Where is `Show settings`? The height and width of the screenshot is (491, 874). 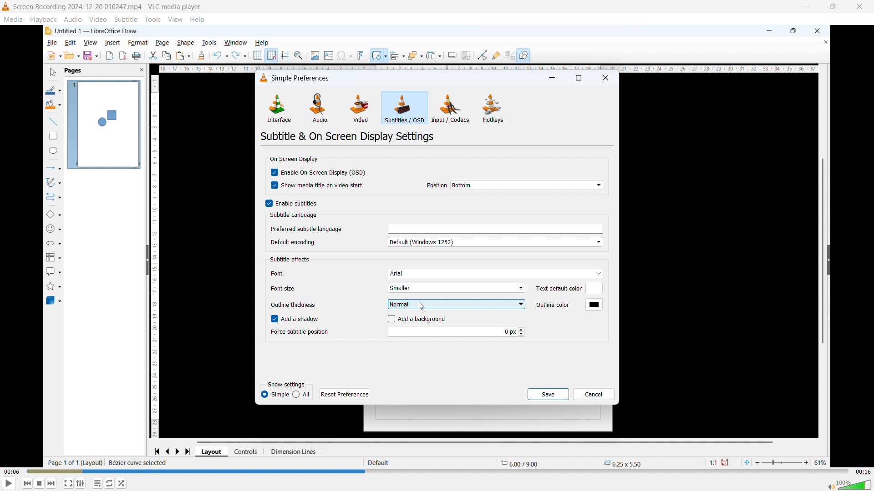 Show settings is located at coordinates (286, 385).